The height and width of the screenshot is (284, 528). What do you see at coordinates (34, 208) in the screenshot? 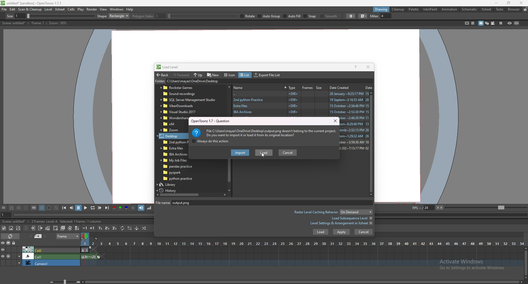
I see `define sub camera` at bounding box center [34, 208].